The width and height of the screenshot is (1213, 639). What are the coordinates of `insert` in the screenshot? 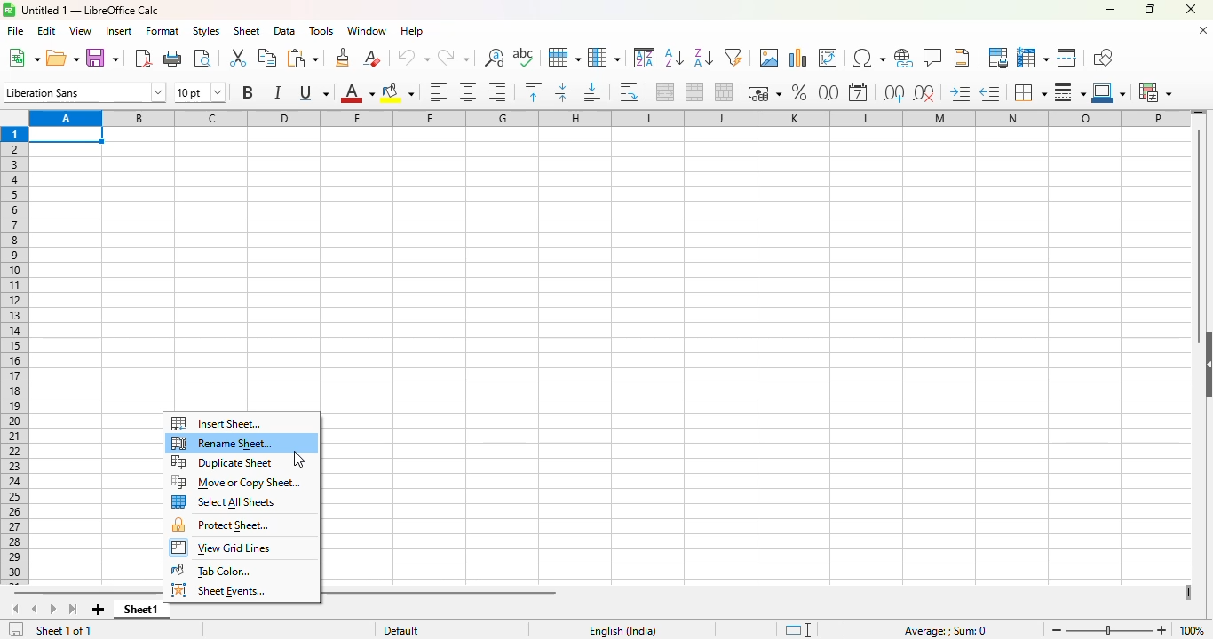 It's located at (118, 31).